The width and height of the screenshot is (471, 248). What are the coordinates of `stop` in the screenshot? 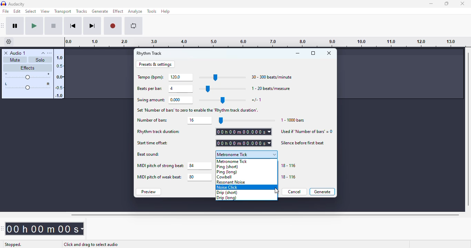 It's located at (53, 26).